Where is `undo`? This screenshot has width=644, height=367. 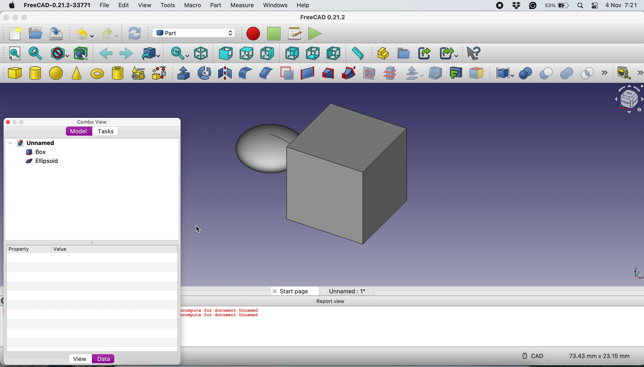 undo is located at coordinates (84, 34).